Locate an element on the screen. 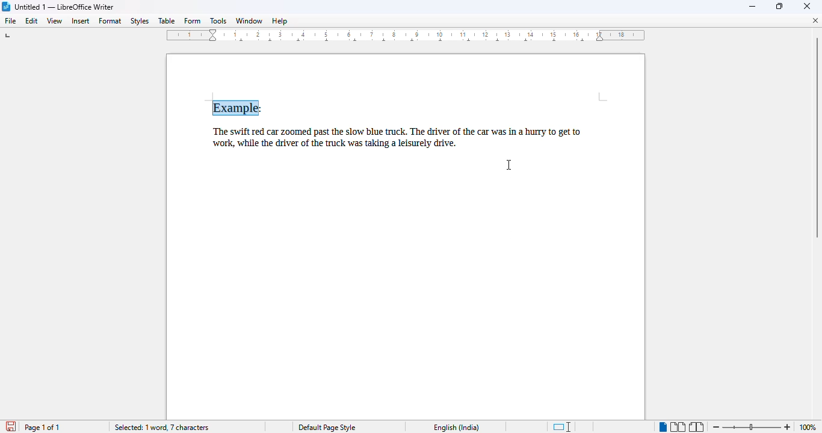  Single Page view is located at coordinates (657, 426).